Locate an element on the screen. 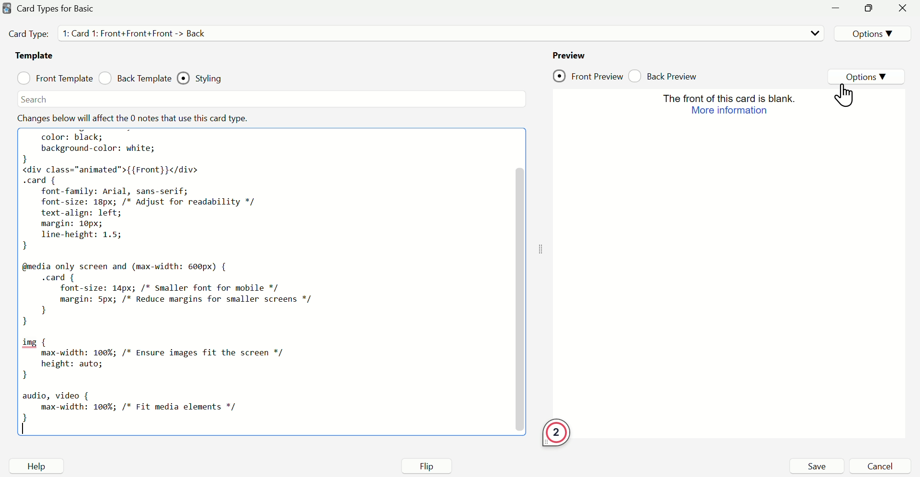 Image resolution: width=920 pixels, height=477 pixels. Options is located at coordinates (868, 76).